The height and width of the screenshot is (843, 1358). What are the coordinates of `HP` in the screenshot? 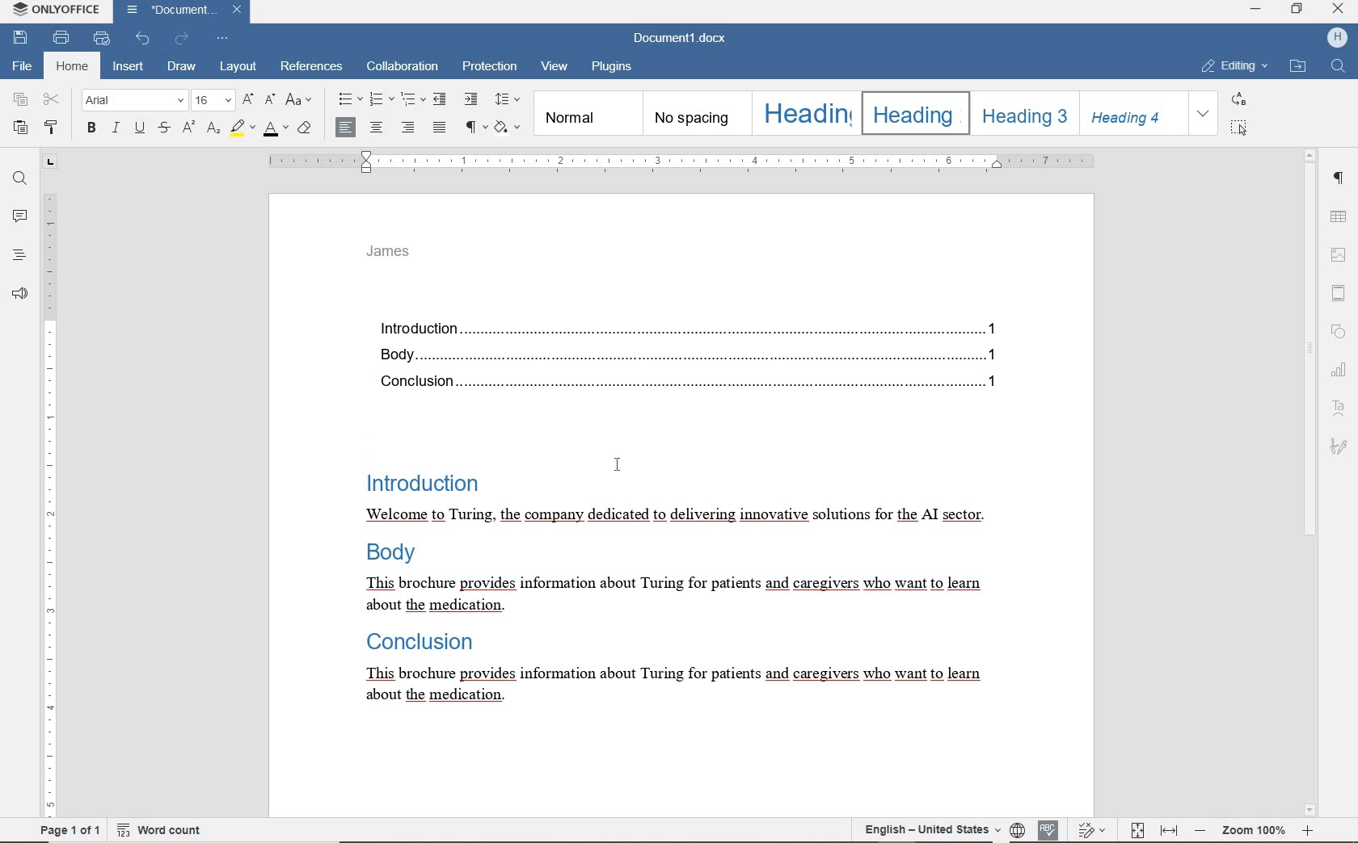 It's located at (1336, 38).